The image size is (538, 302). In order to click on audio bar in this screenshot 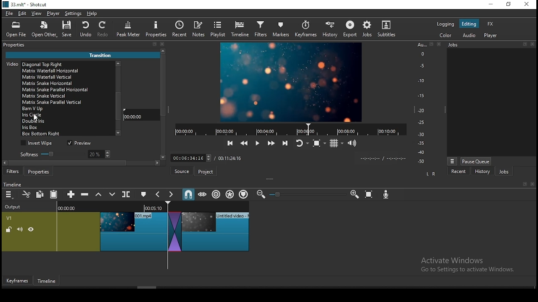, I will do `click(421, 103)`.